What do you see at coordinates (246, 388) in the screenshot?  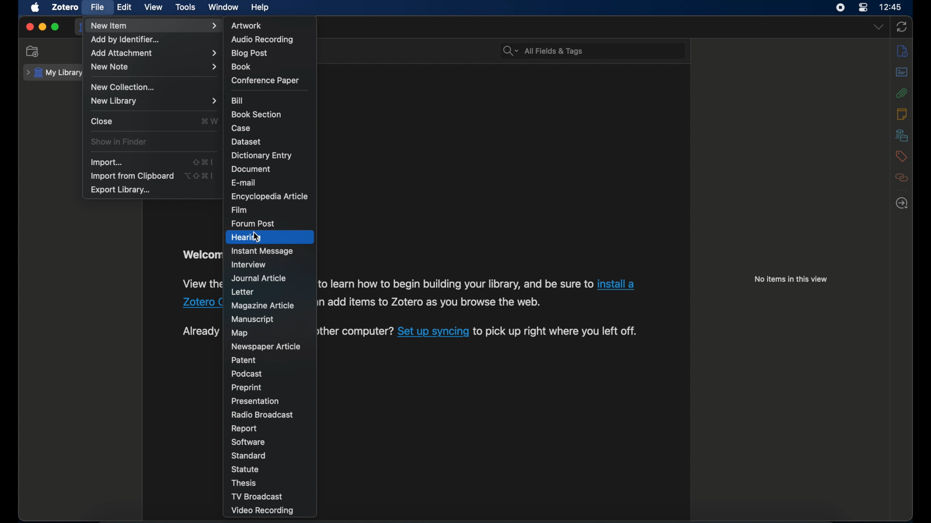 I see `preprint` at bounding box center [246, 388].